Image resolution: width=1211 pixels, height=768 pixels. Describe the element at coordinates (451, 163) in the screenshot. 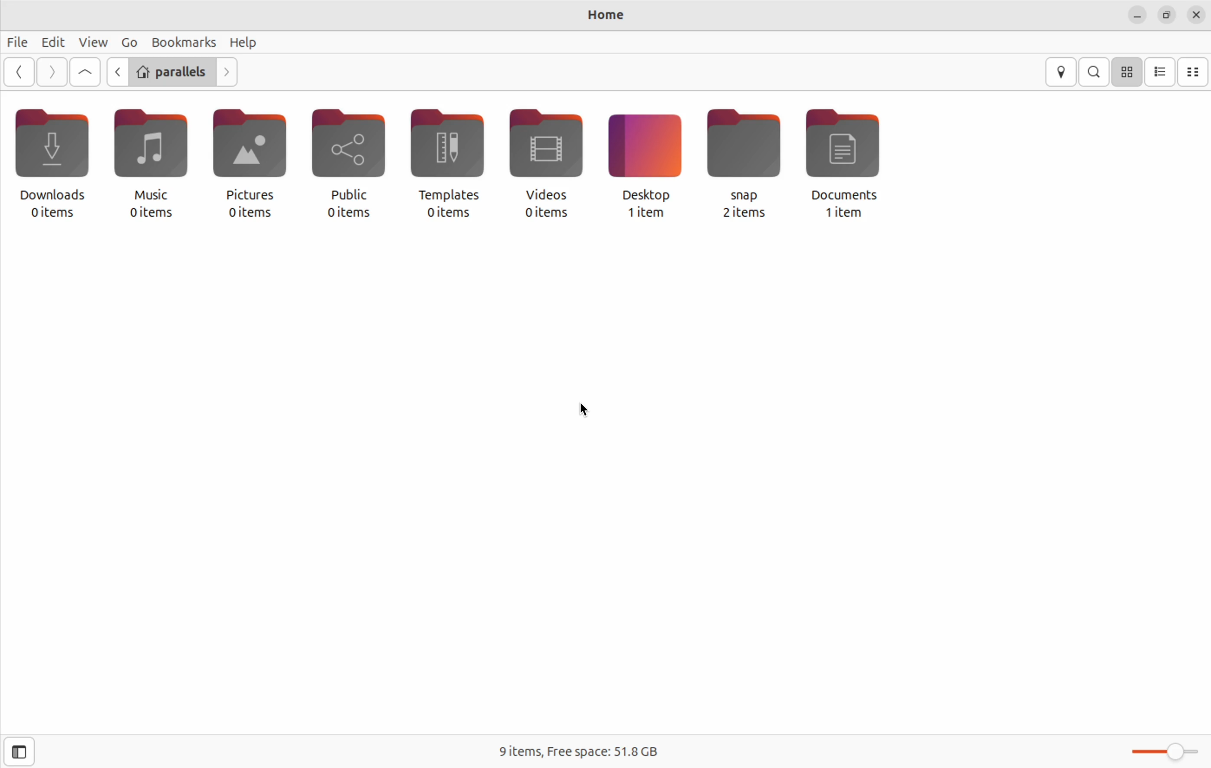

I see `templates 0 items` at that location.